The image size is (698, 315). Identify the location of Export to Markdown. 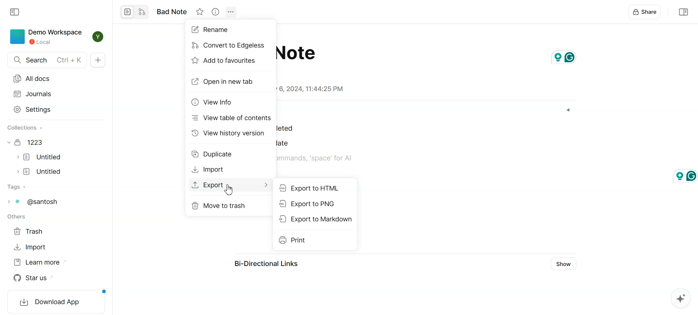
(314, 218).